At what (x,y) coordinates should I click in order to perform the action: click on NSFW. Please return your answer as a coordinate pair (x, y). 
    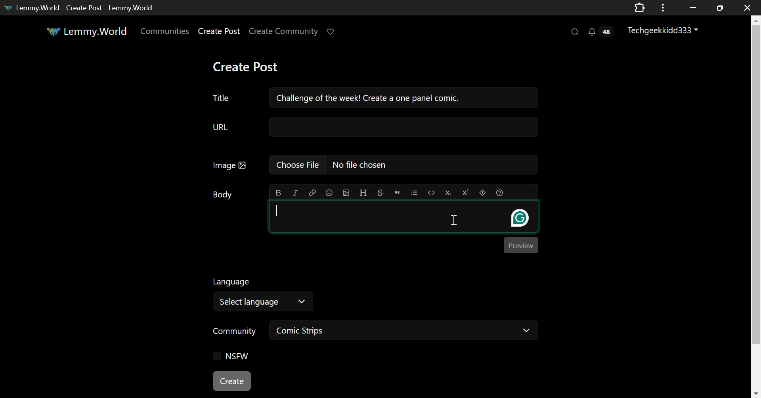
    Looking at the image, I should click on (232, 357).